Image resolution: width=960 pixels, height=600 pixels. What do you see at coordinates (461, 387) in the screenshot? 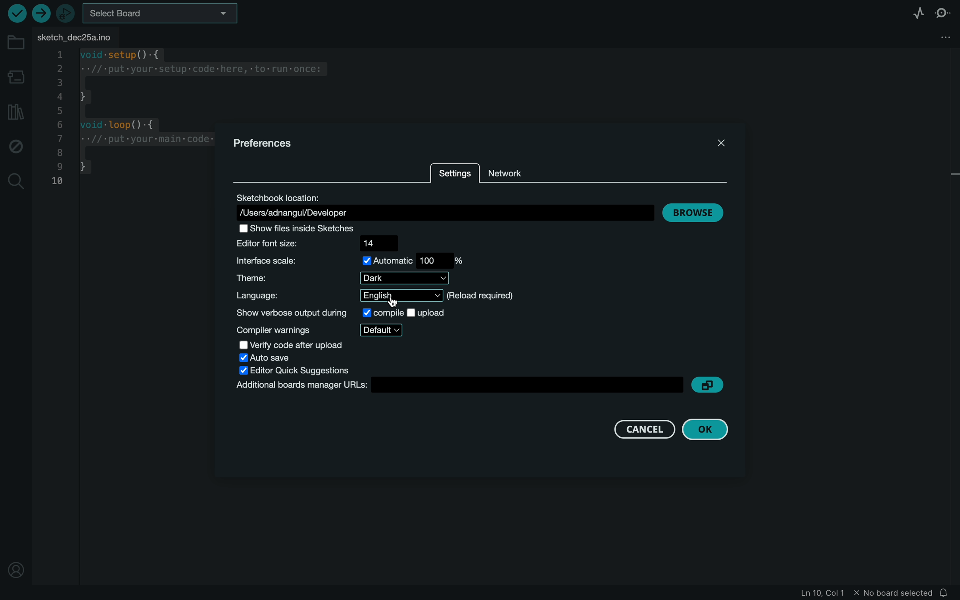
I see `boards  manager` at bounding box center [461, 387].